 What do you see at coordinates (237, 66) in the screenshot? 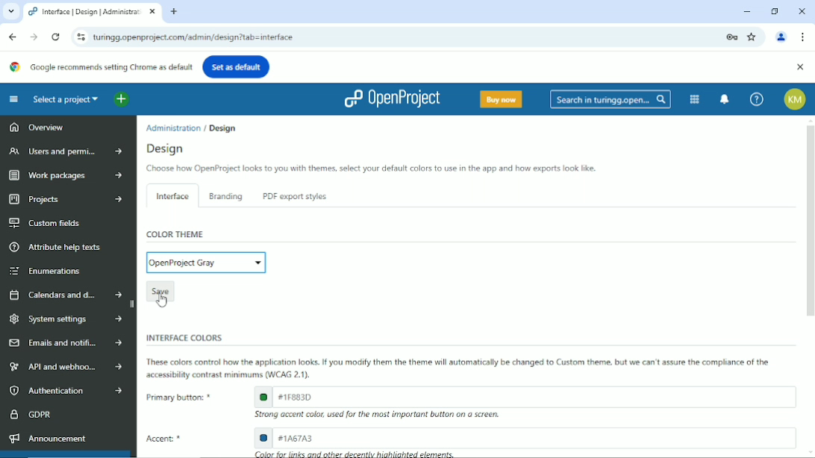
I see `Set as default ` at bounding box center [237, 66].